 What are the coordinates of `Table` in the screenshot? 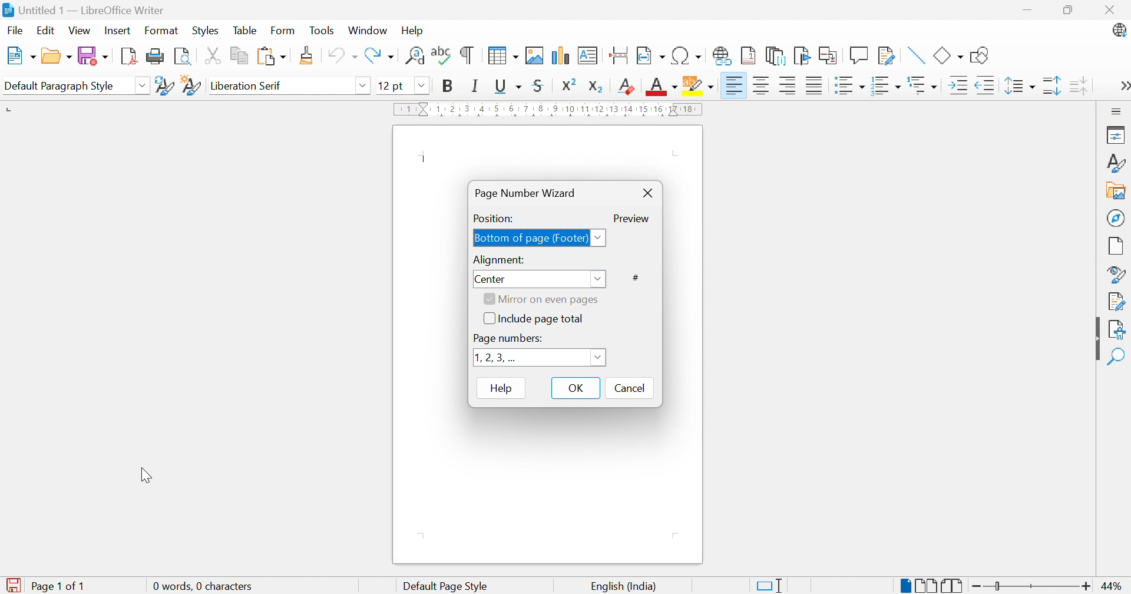 It's located at (244, 30).